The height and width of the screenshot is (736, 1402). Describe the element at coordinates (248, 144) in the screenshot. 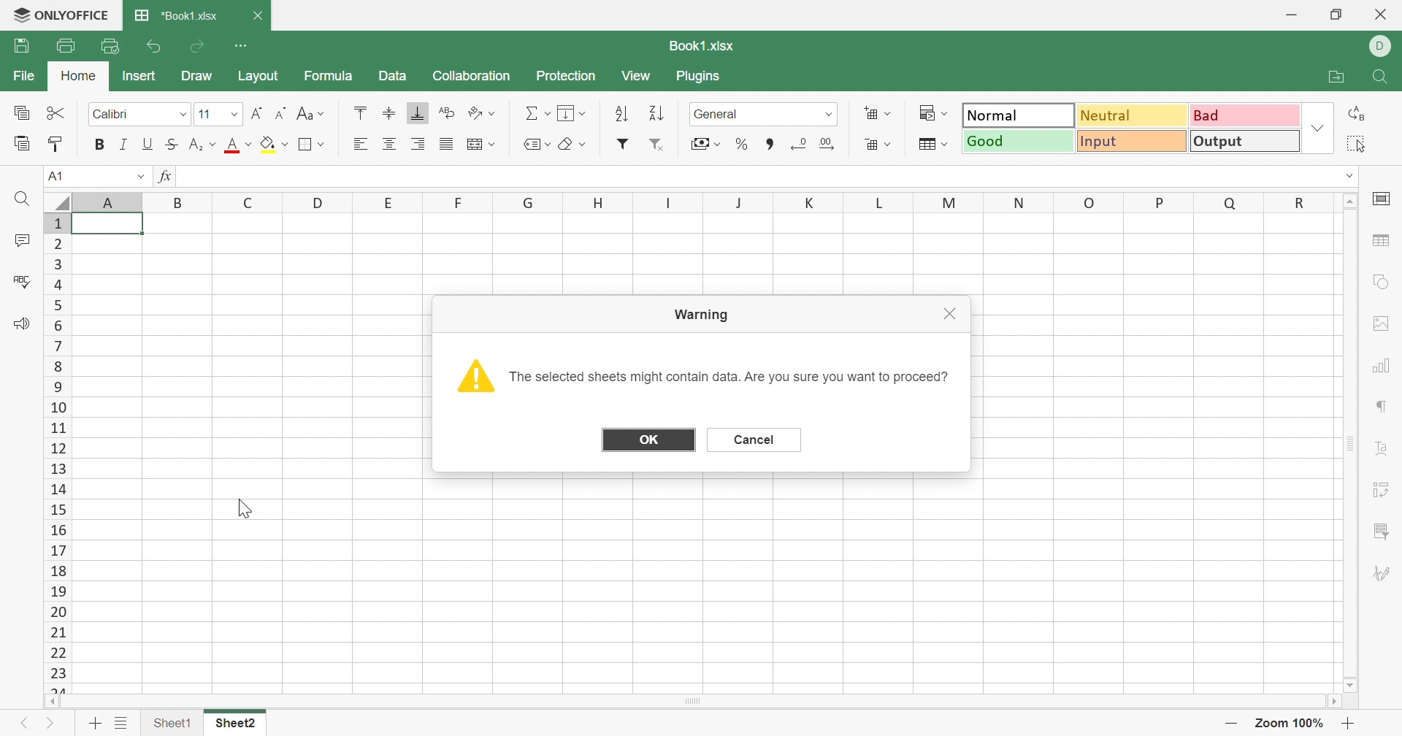

I see `Drop Down` at that location.